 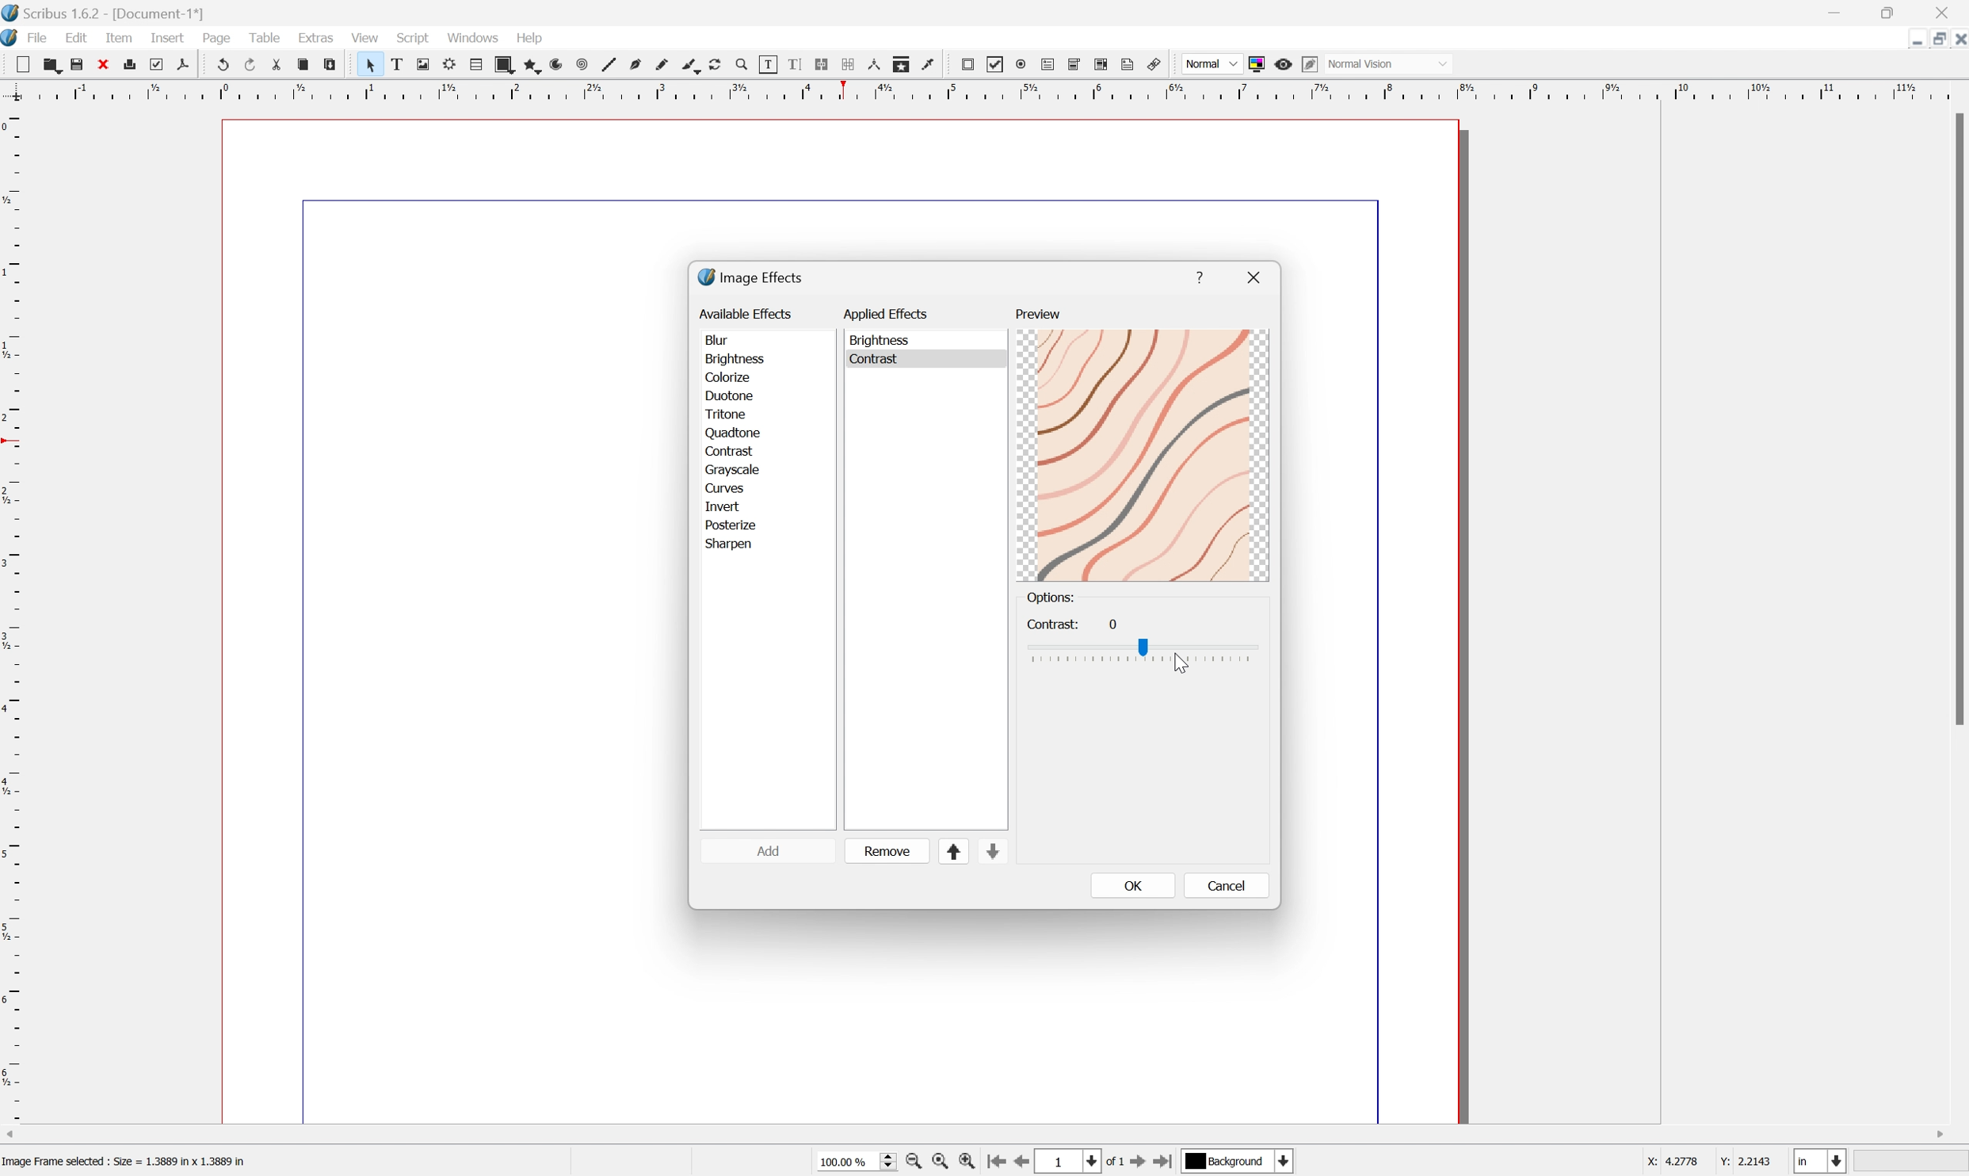 I want to click on Close, so click(x=1945, y=13).